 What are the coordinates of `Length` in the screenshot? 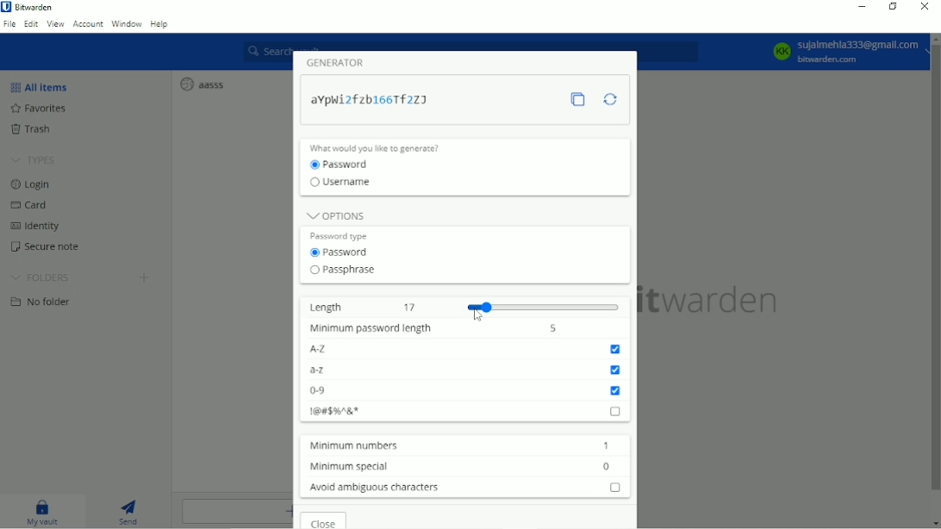 It's located at (325, 306).